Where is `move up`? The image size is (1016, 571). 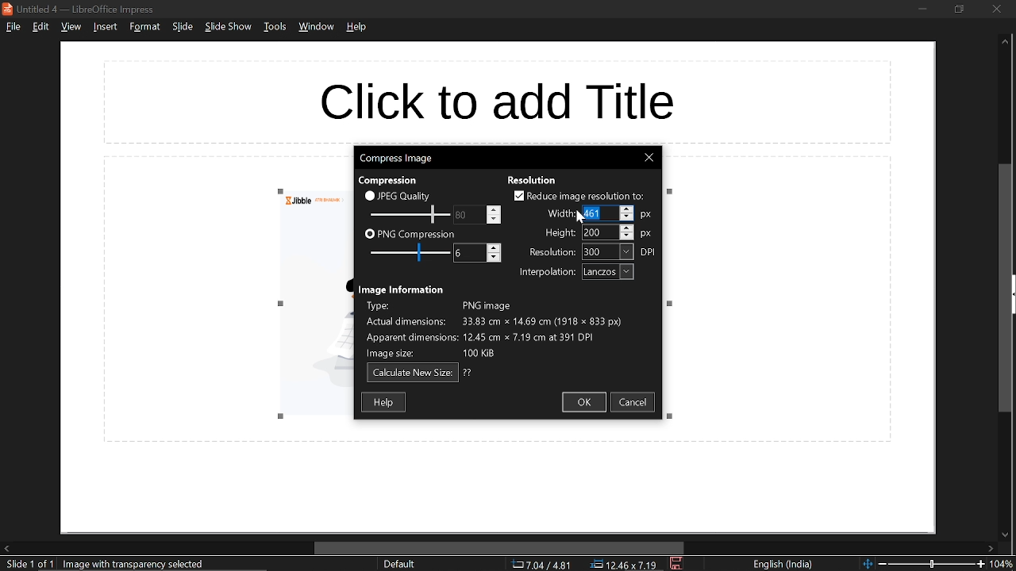
move up is located at coordinates (1005, 44).